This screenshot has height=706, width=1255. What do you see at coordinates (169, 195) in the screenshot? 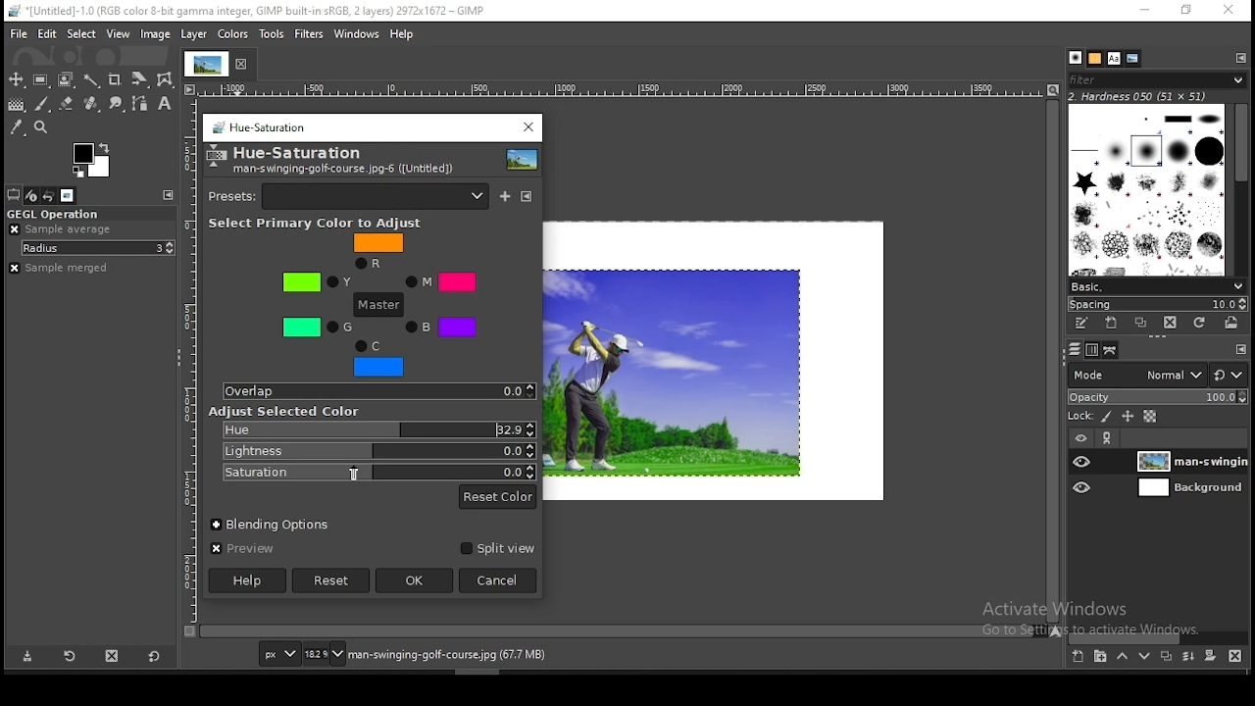
I see `configure this tab` at bounding box center [169, 195].